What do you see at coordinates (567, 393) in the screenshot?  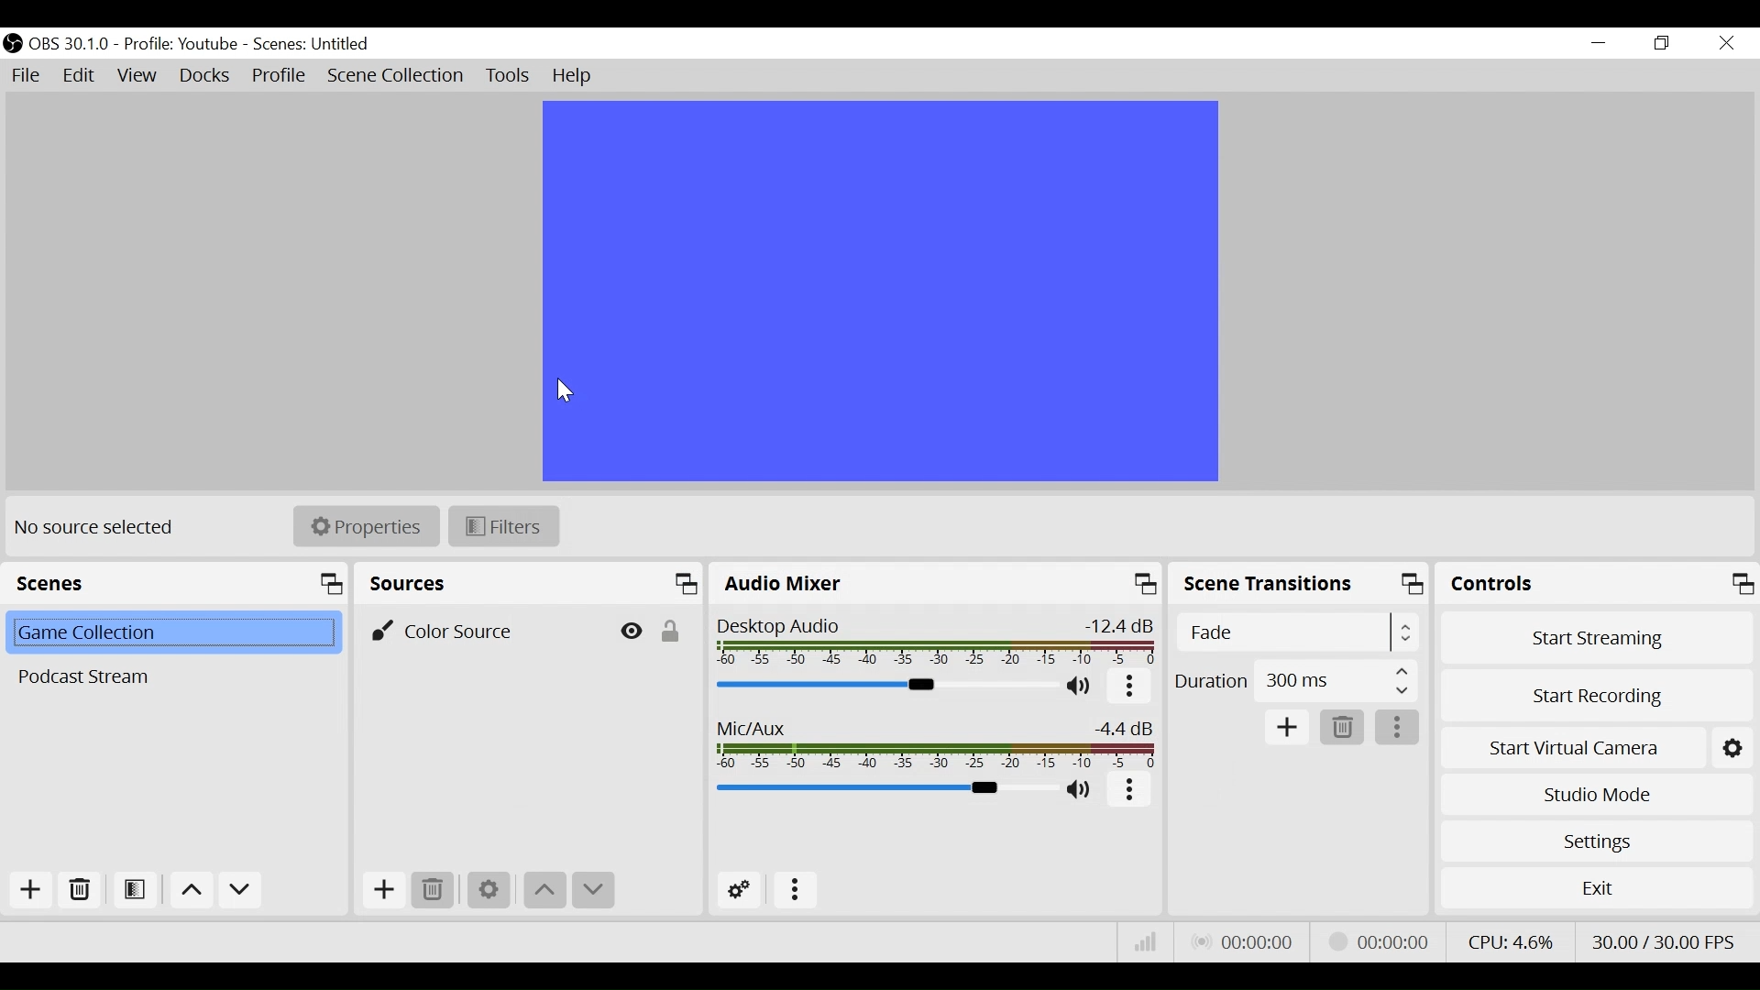 I see `Cursor` at bounding box center [567, 393].